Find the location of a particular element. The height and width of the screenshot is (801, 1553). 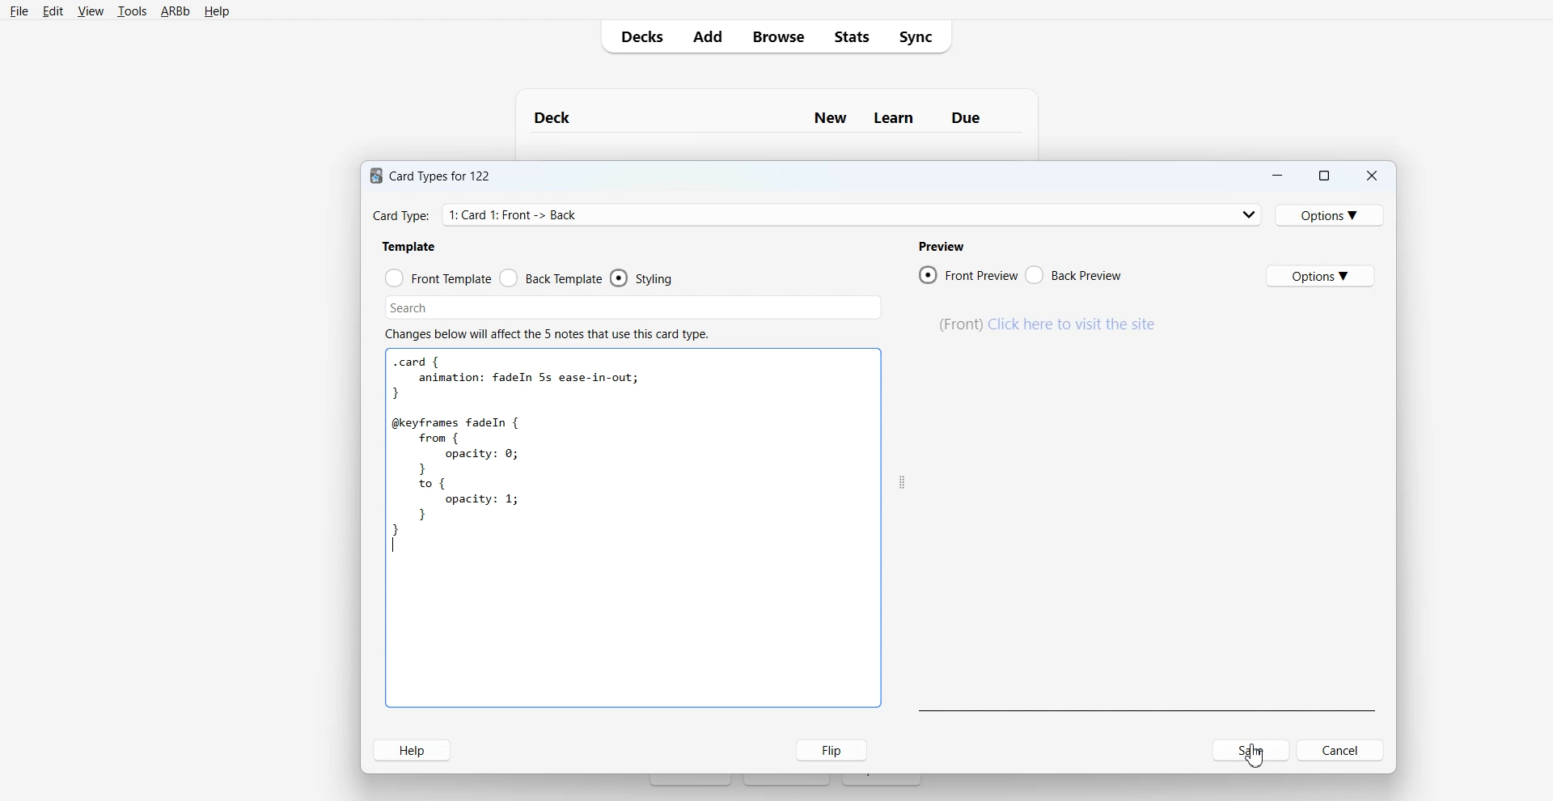

Save is located at coordinates (1252, 750).